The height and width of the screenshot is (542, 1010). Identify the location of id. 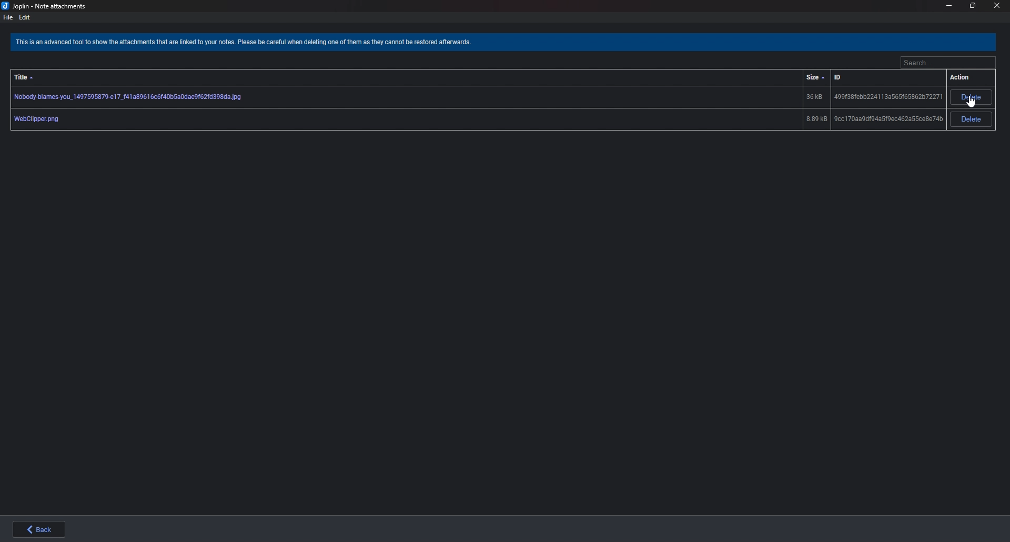
(843, 77).